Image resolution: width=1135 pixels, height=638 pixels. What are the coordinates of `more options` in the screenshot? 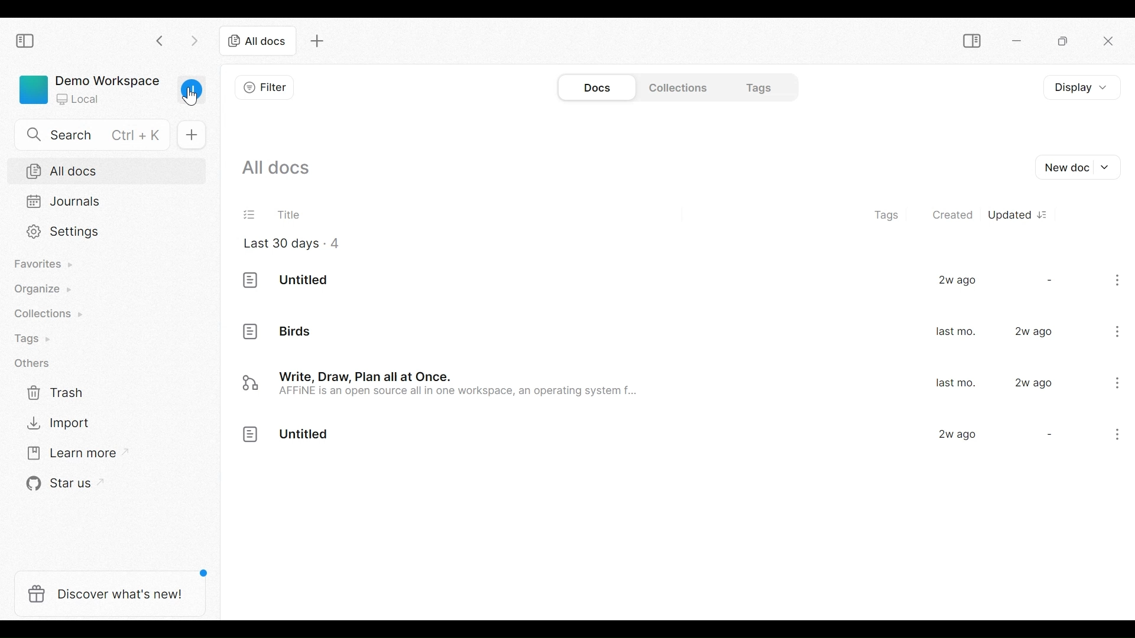 It's located at (1113, 437).